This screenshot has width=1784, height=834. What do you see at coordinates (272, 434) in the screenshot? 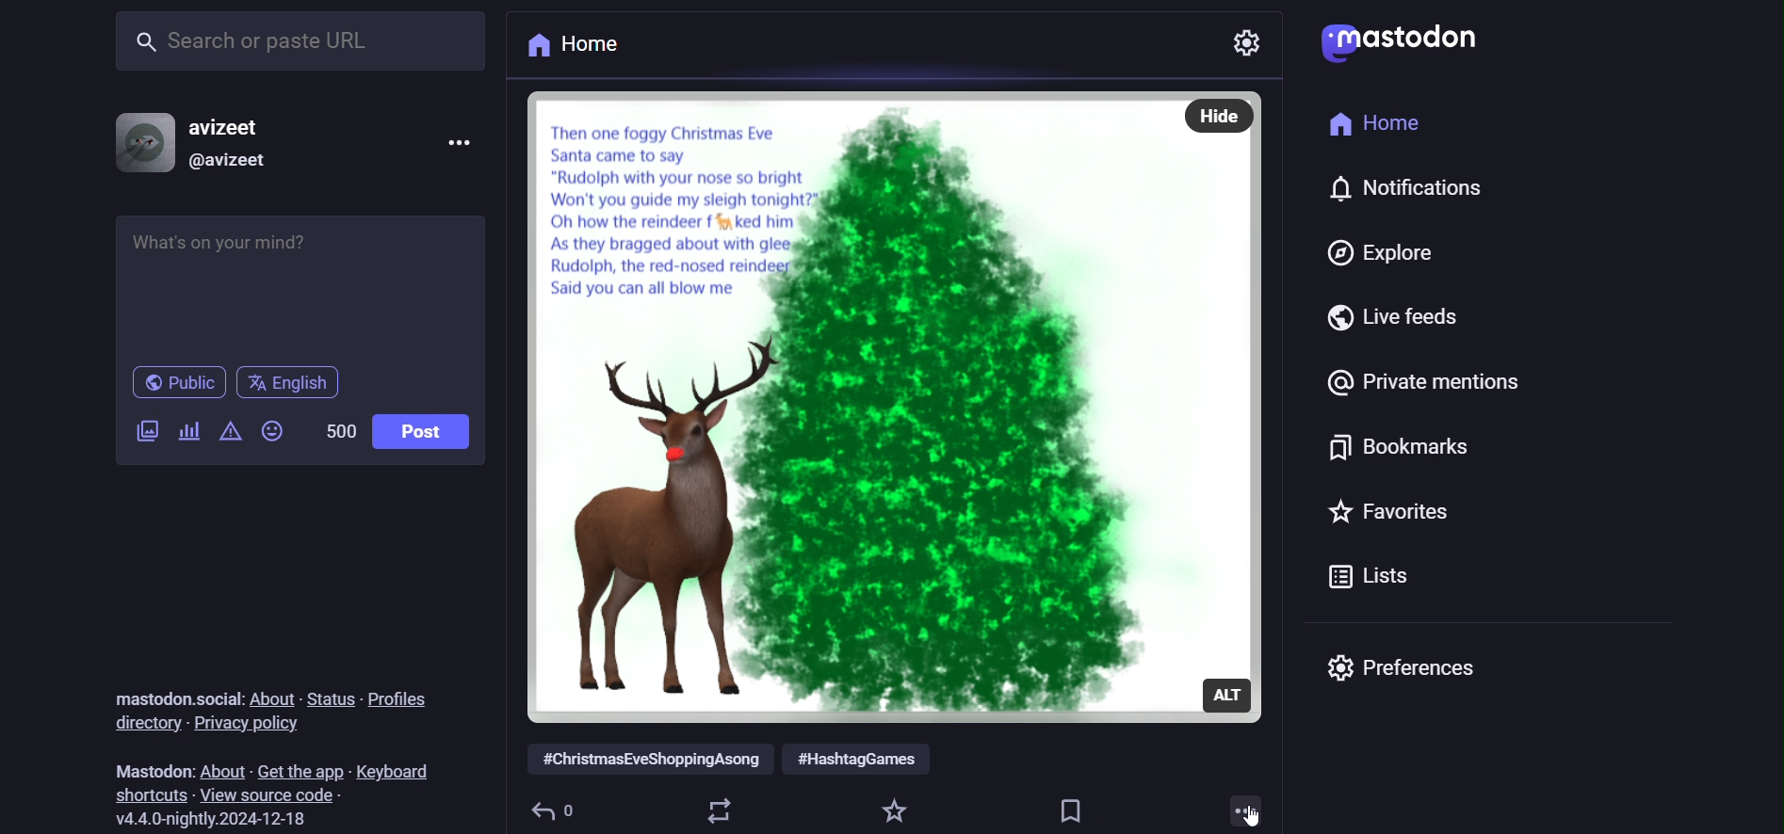
I see `emoji` at bounding box center [272, 434].